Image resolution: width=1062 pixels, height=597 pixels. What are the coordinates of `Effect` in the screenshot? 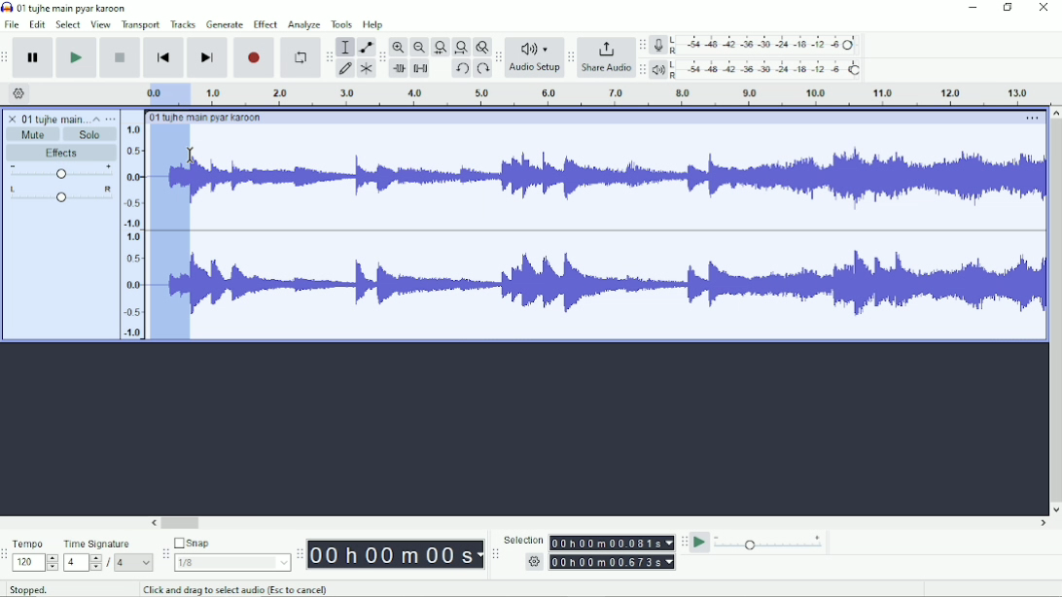 It's located at (265, 23).